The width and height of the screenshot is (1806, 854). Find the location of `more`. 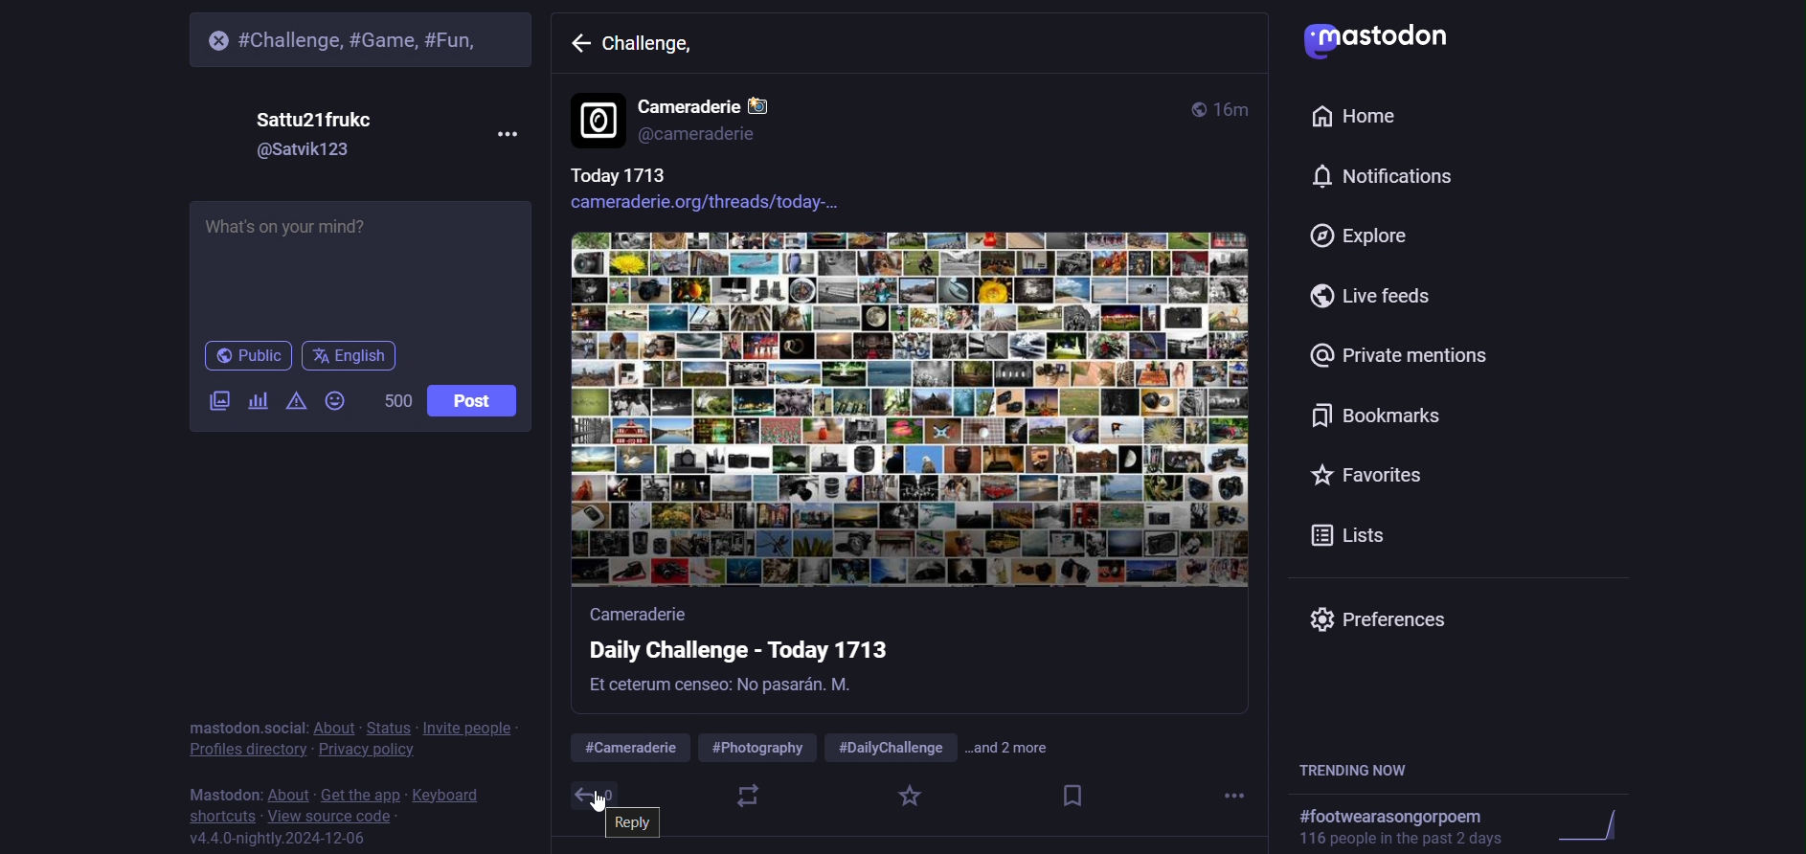

more is located at coordinates (1237, 798).